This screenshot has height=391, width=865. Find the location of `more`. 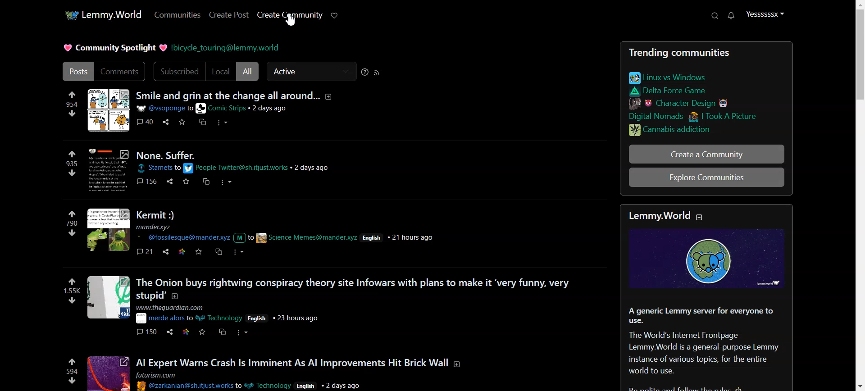

more is located at coordinates (240, 253).